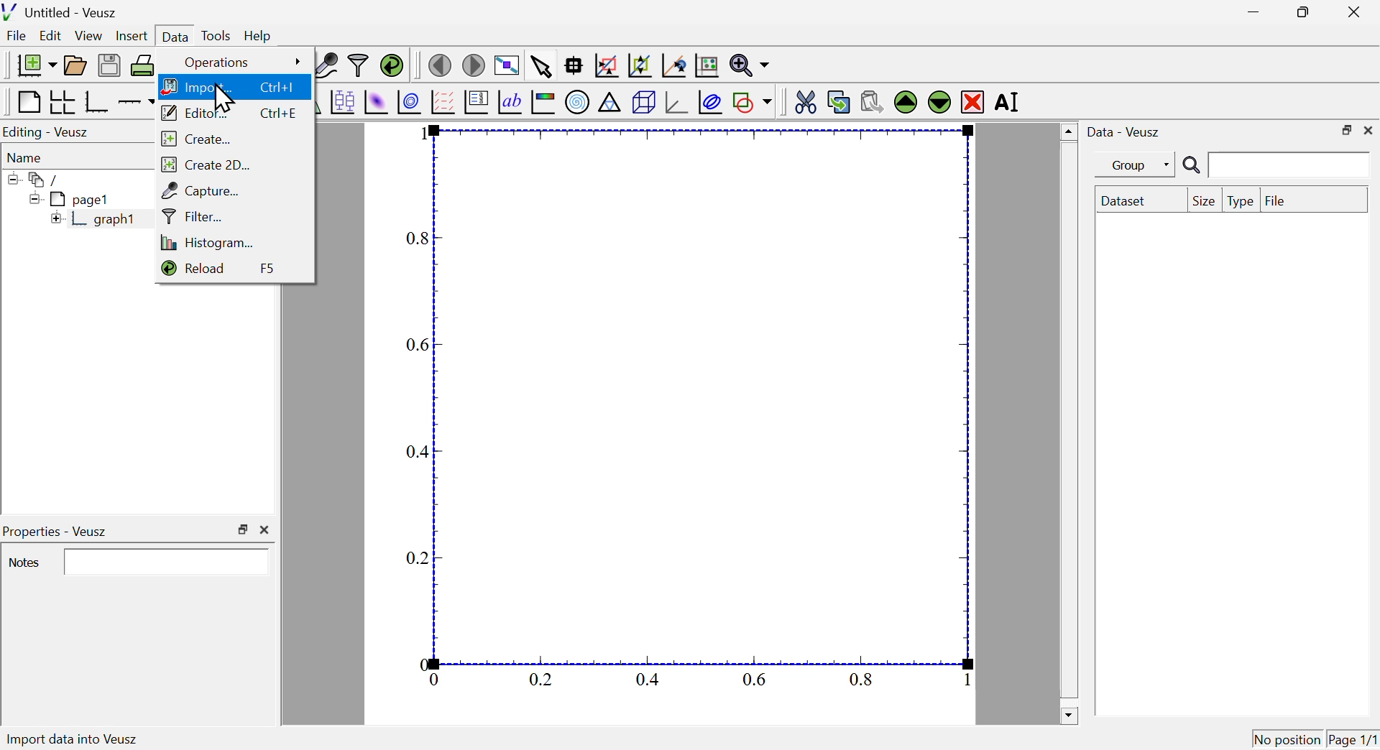  I want to click on tools, so click(217, 34).